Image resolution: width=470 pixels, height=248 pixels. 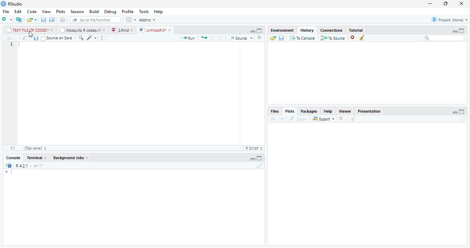 What do you see at coordinates (273, 119) in the screenshot?
I see `back` at bounding box center [273, 119].